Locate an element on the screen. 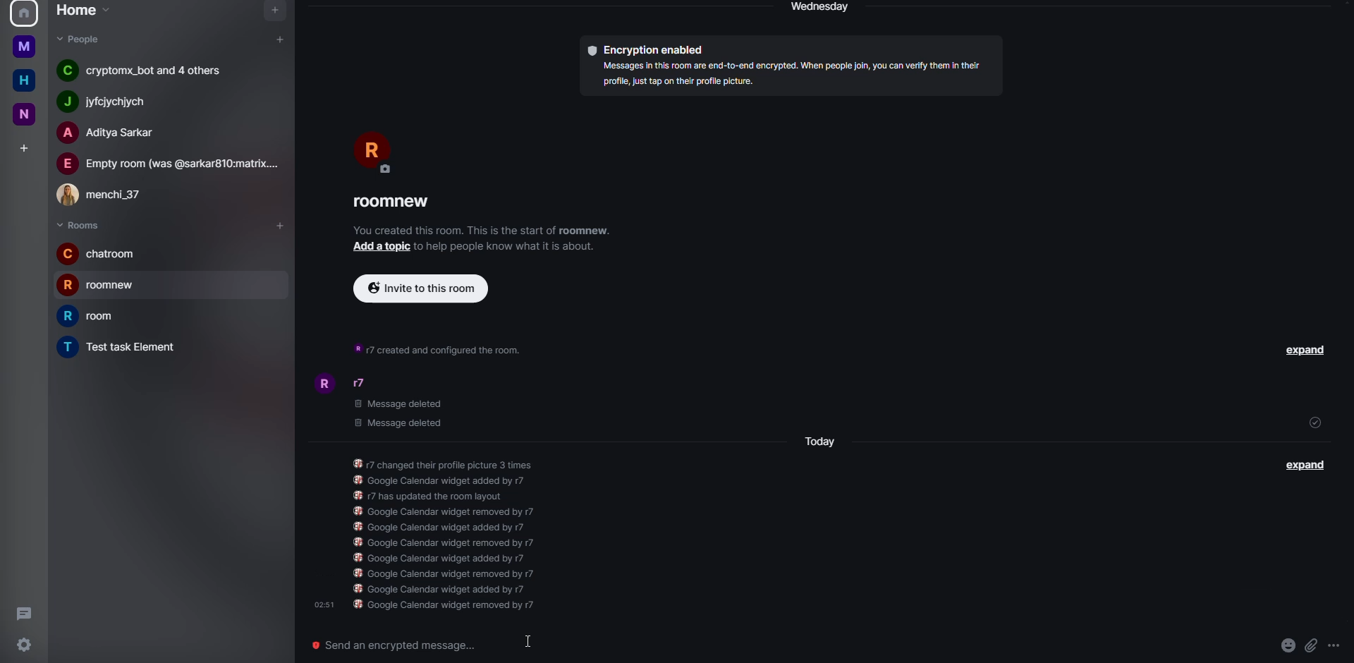 The width and height of the screenshot is (1354, 663). deleted is located at coordinates (399, 413).